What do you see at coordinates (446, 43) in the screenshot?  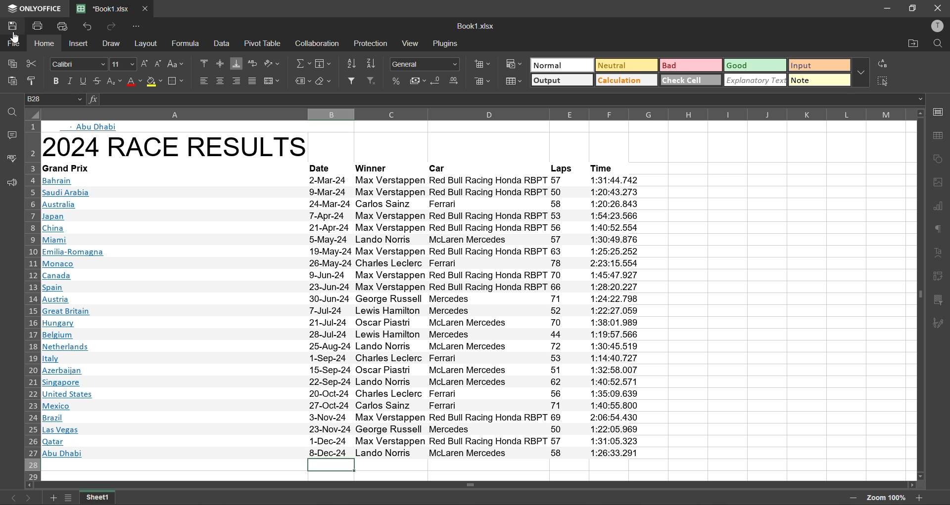 I see `plugins` at bounding box center [446, 43].